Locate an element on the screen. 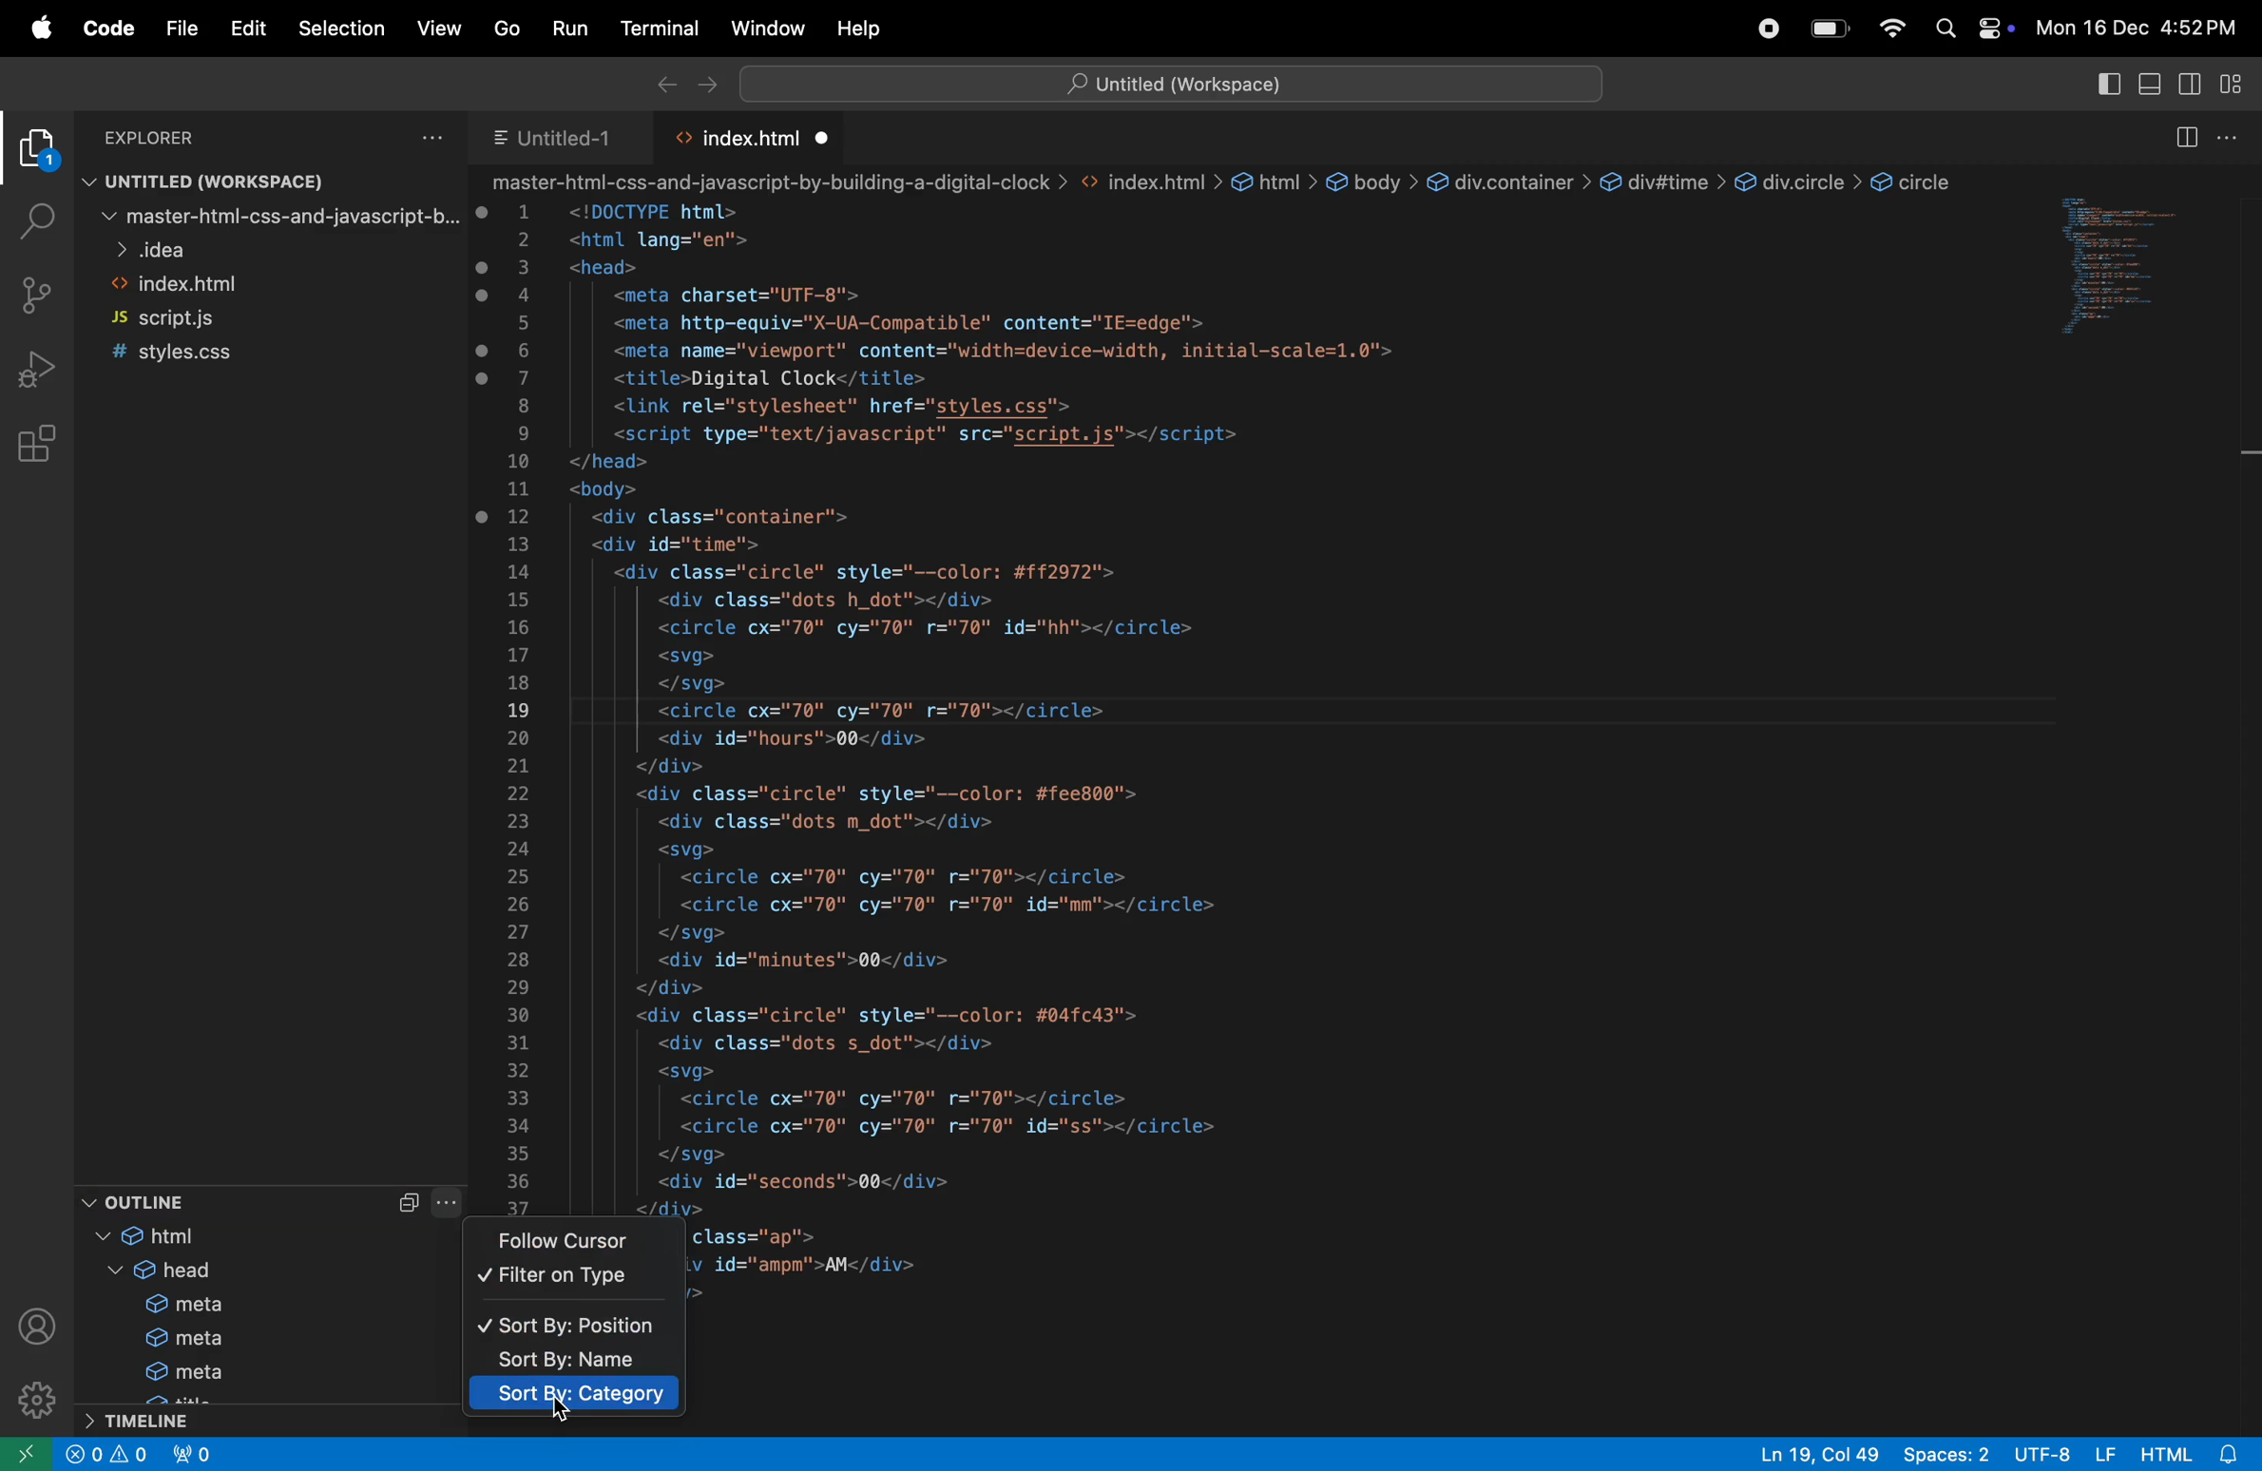 This screenshot has height=1471, width=2262. primary secondary is located at coordinates (2197, 84).